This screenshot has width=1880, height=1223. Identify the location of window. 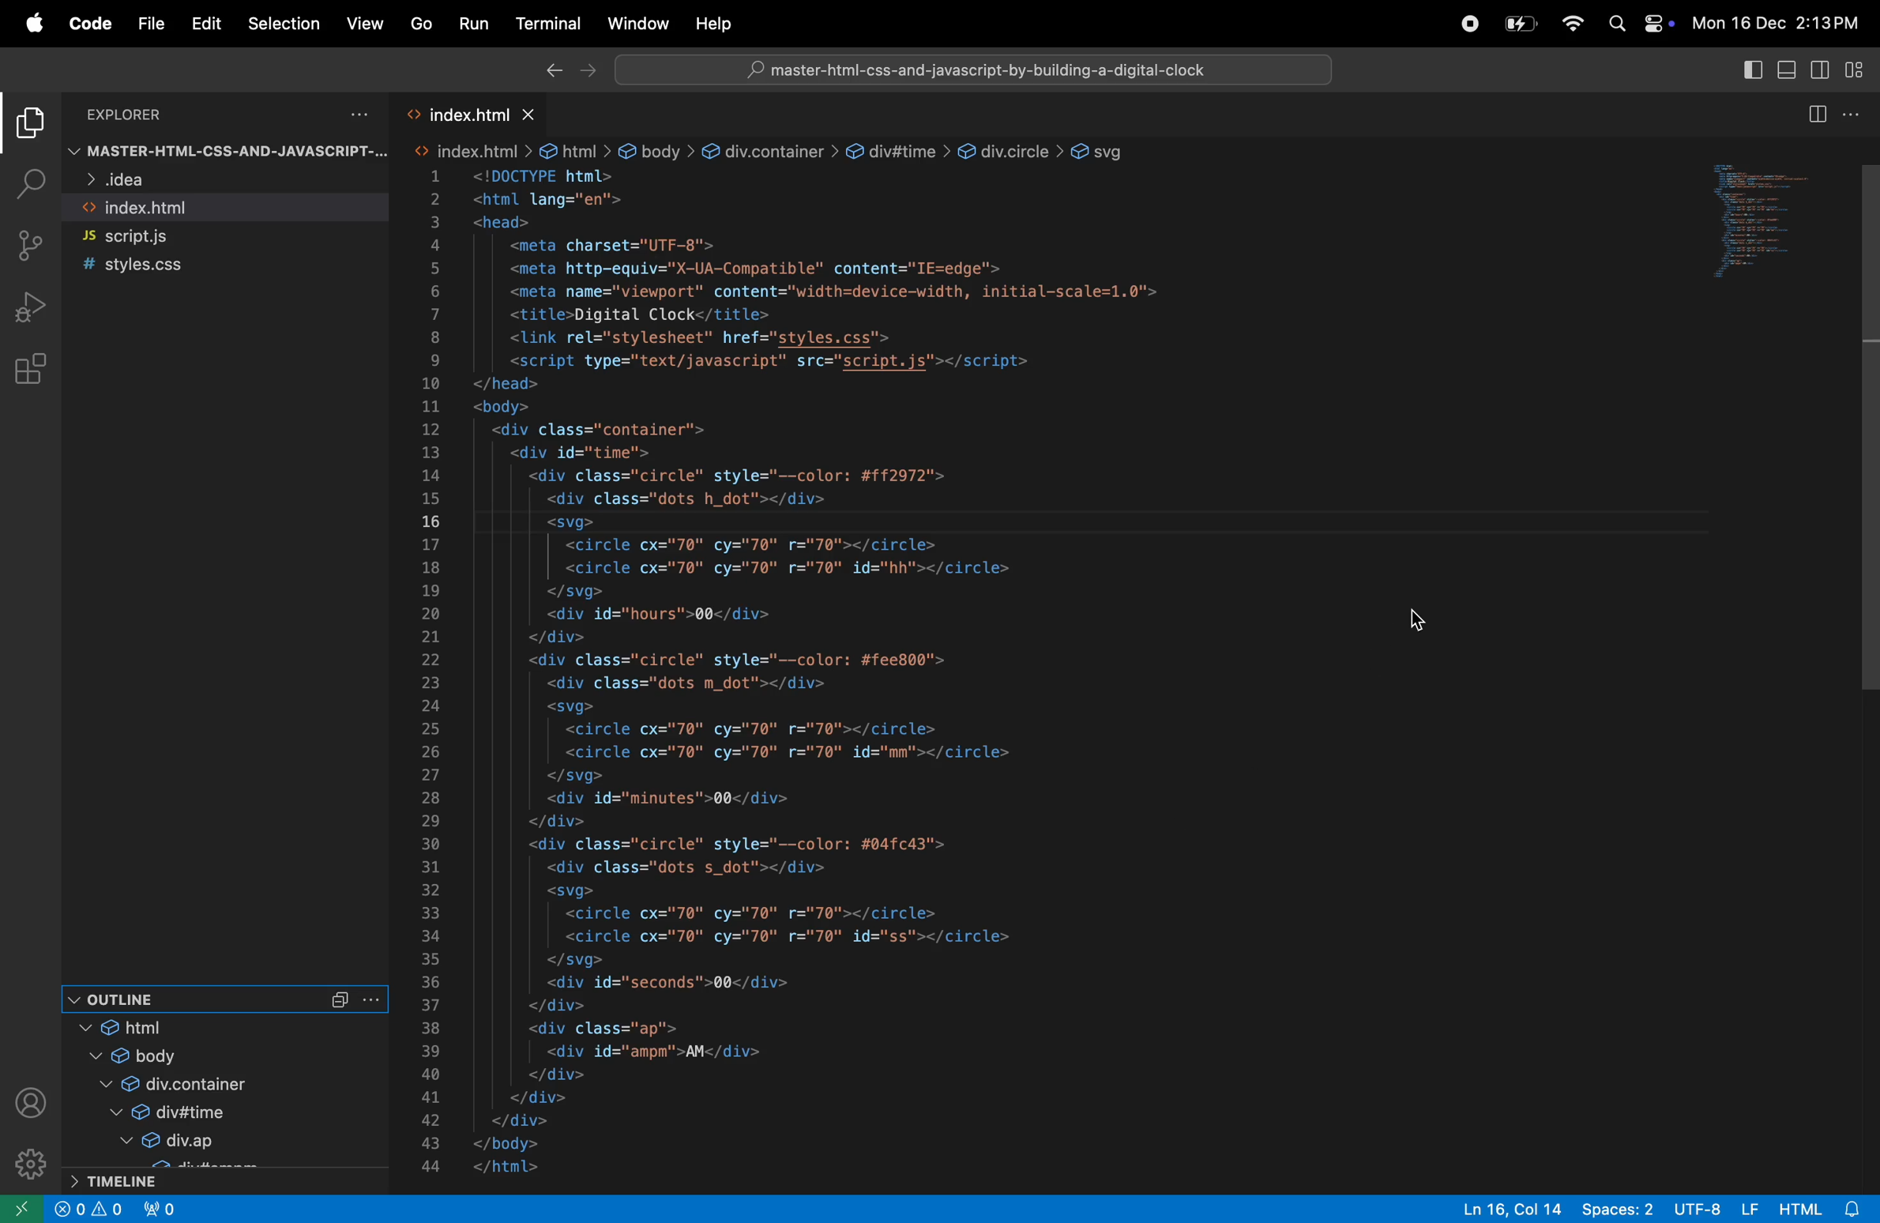
(636, 23).